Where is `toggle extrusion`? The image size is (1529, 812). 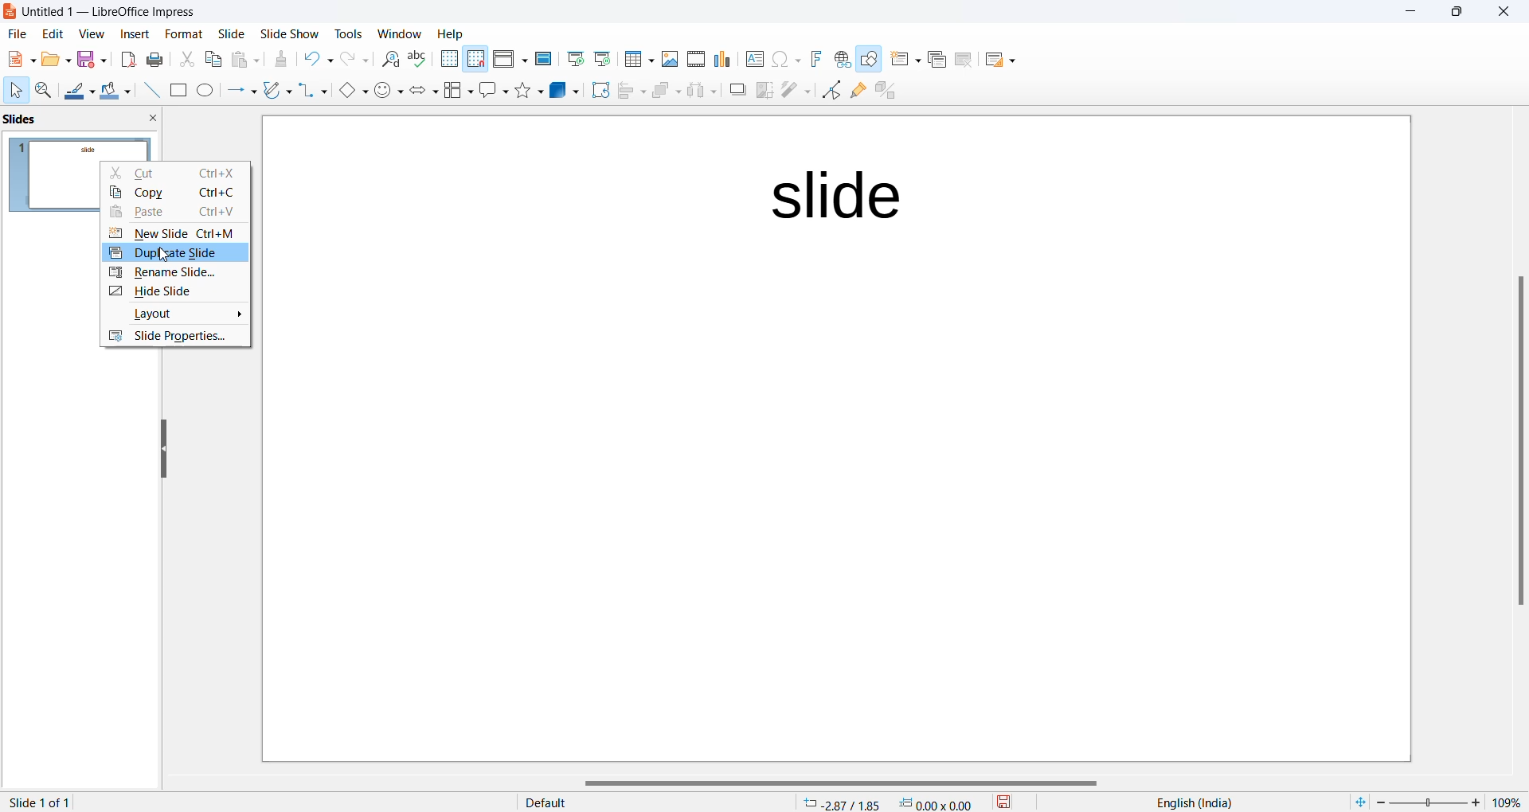
toggle extrusion is located at coordinates (886, 90).